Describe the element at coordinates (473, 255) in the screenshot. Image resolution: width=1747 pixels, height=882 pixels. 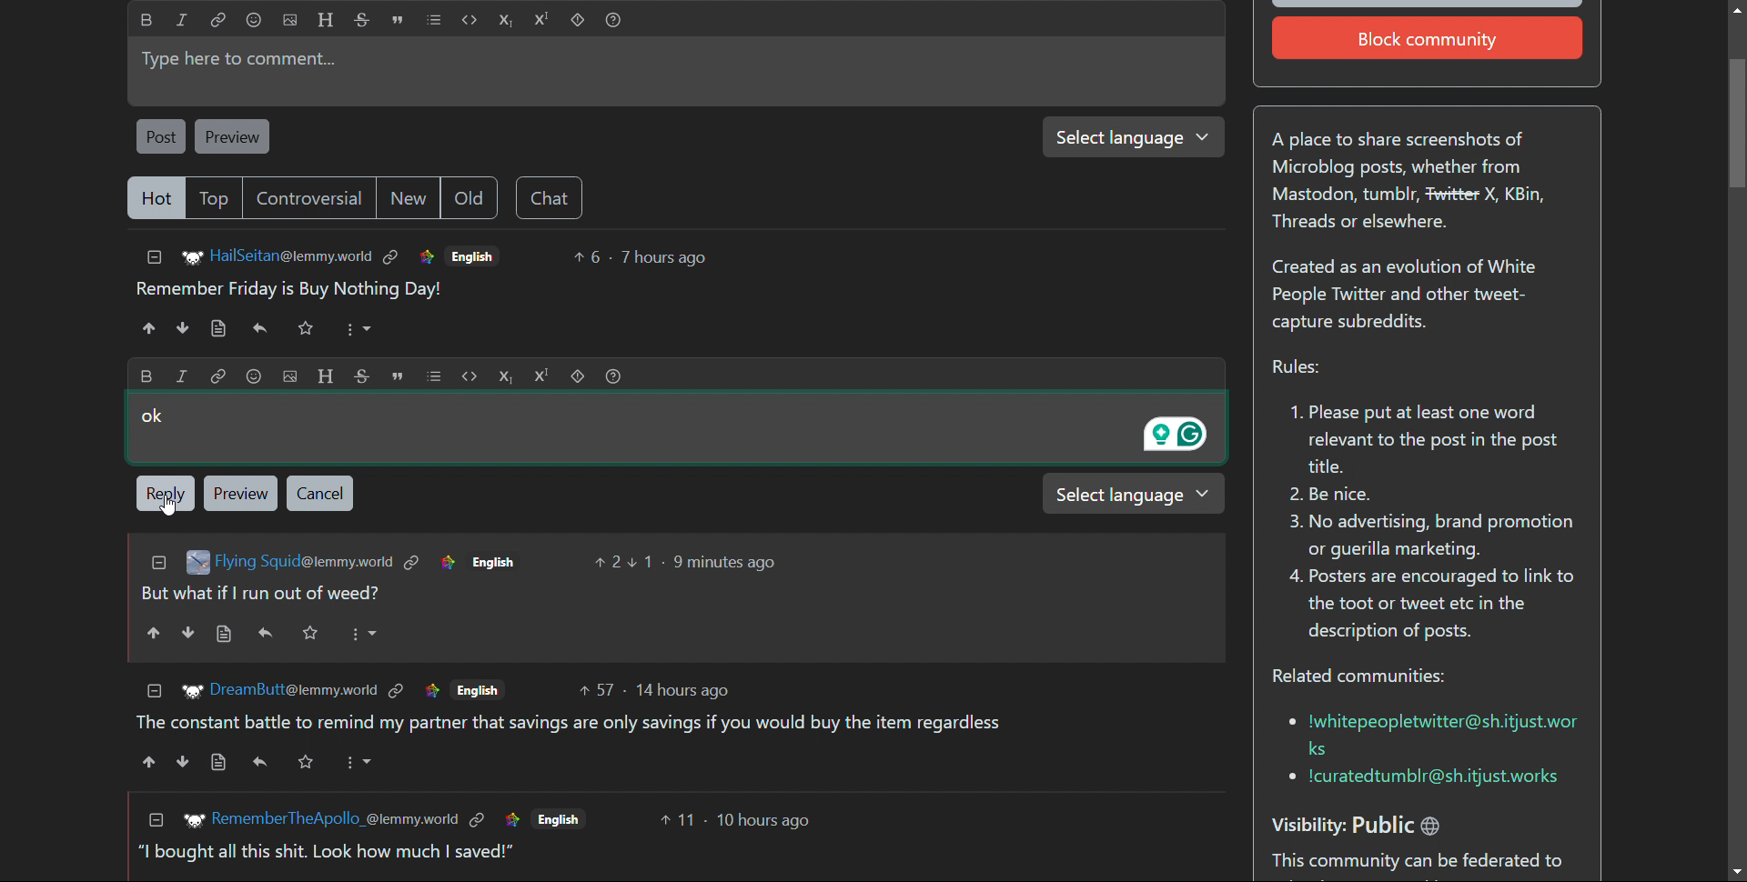
I see `language` at that location.